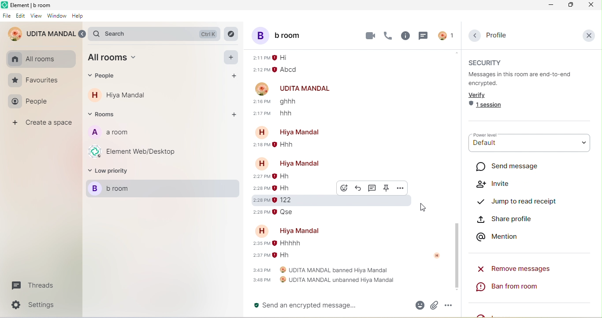  What do you see at coordinates (456, 52) in the screenshot?
I see `scroll up` at bounding box center [456, 52].